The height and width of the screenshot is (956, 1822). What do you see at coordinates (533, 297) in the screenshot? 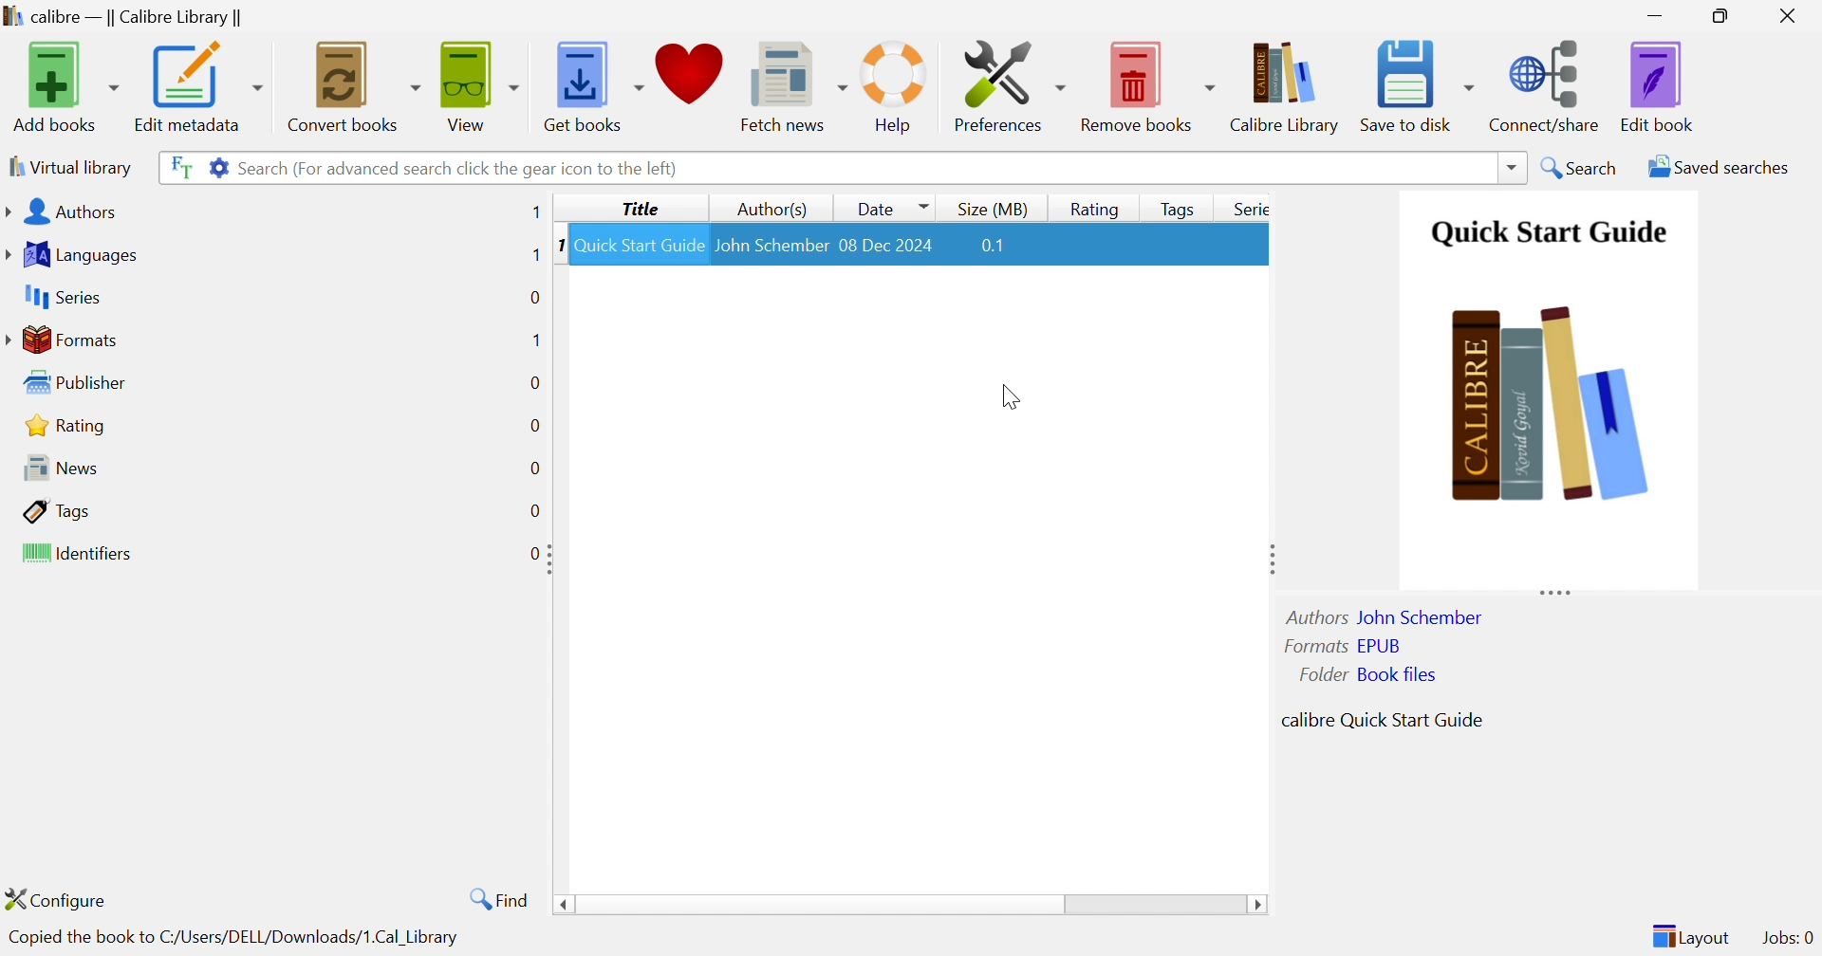
I see `0` at bounding box center [533, 297].